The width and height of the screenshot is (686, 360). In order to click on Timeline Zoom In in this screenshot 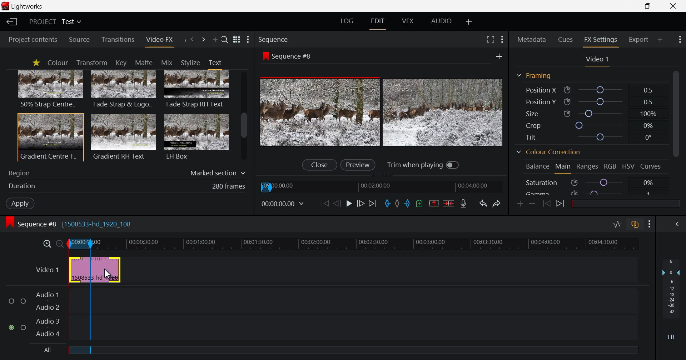, I will do `click(47, 243)`.